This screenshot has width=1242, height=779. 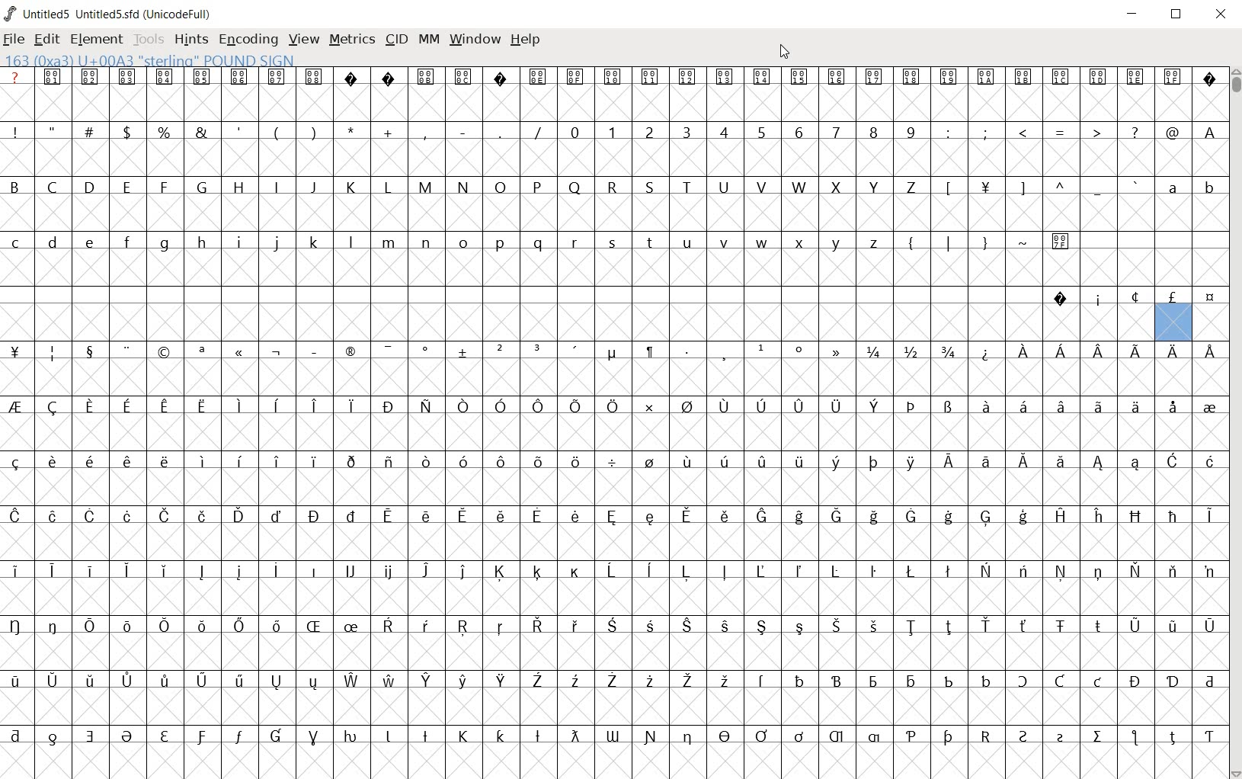 What do you see at coordinates (1172, 406) in the screenshot?
I see `Symbol` at bounding box center [1172, 406].